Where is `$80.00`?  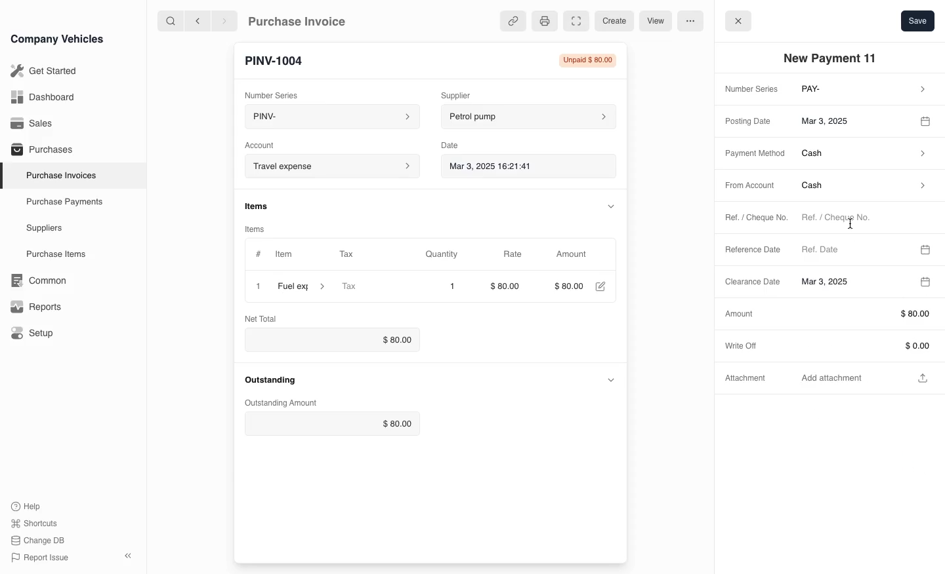
$80.00 is located at coordinates (334, 424).